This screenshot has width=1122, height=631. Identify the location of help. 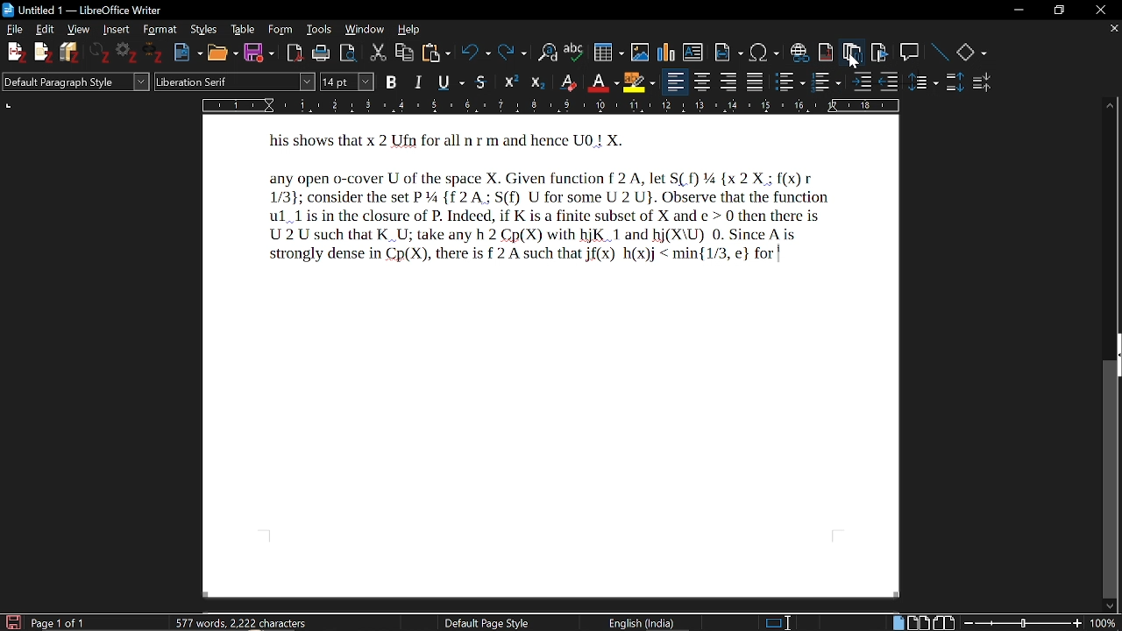
(411, 28).